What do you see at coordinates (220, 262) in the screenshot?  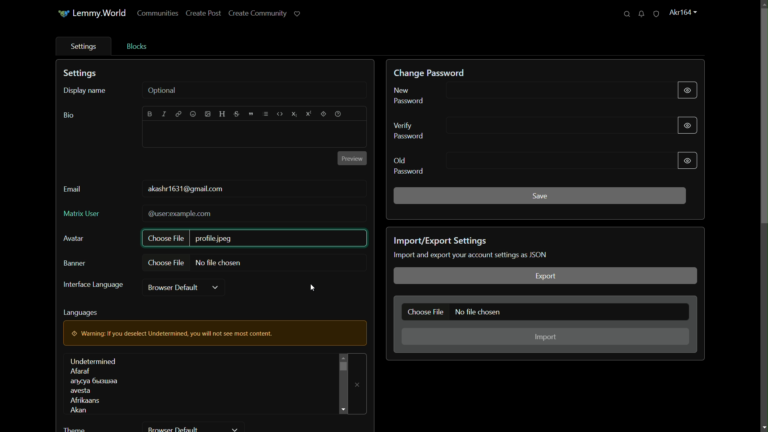 I see `no file chosen` at bounding box center [220, 262].